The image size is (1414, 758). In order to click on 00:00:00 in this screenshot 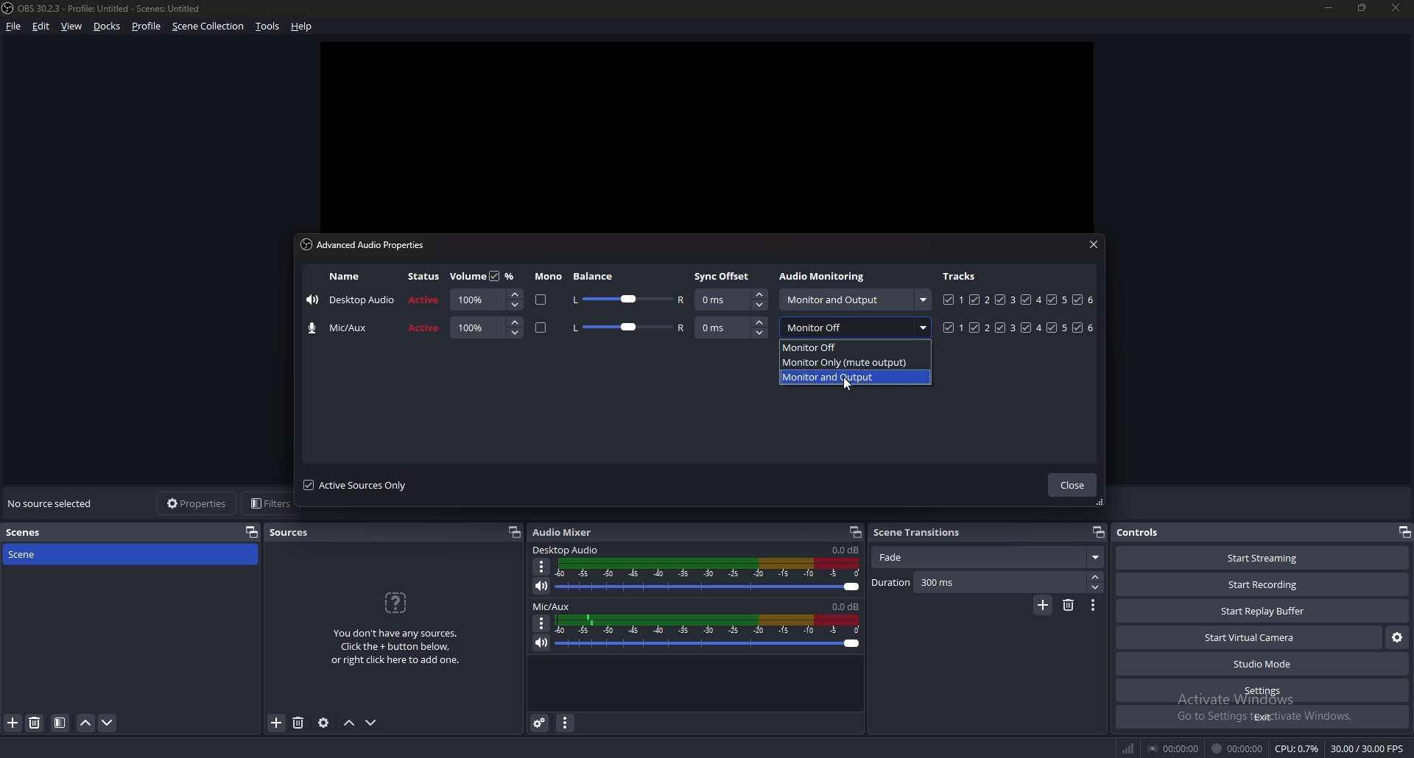, I will do `click(1174, 749)`.